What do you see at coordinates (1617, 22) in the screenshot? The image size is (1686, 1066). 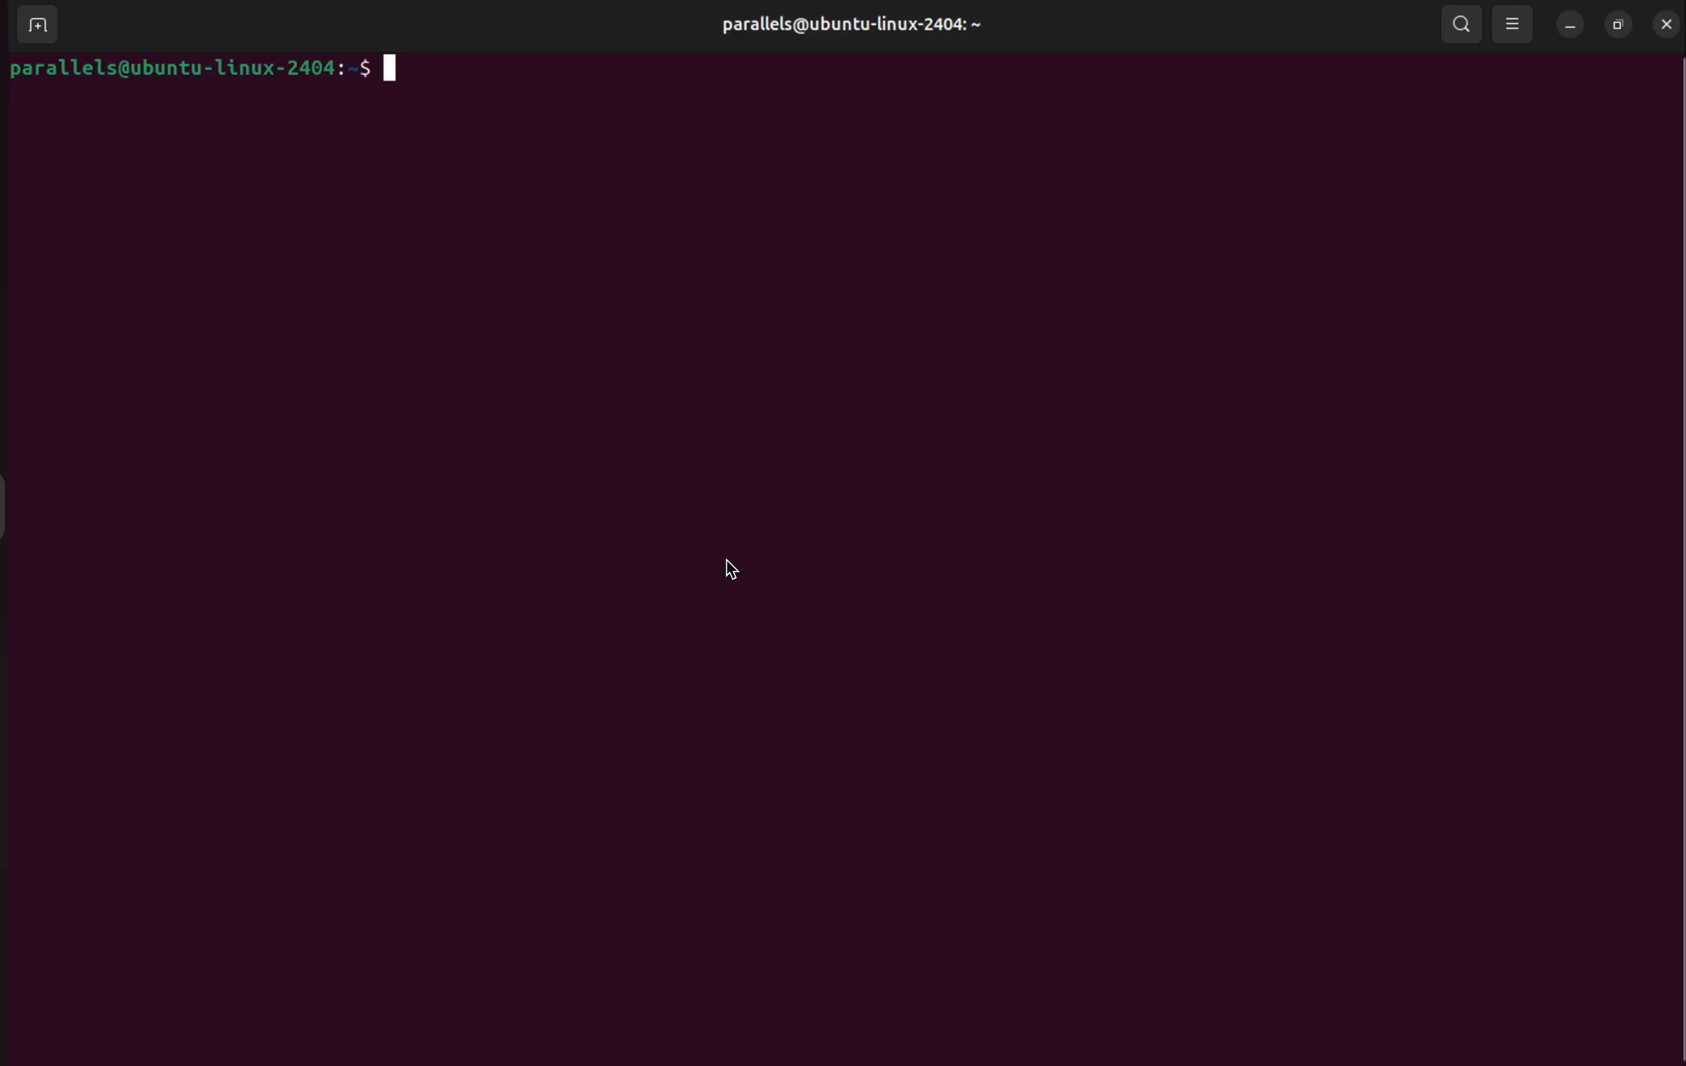 I see `resize` at bounding box center [1617, 22].